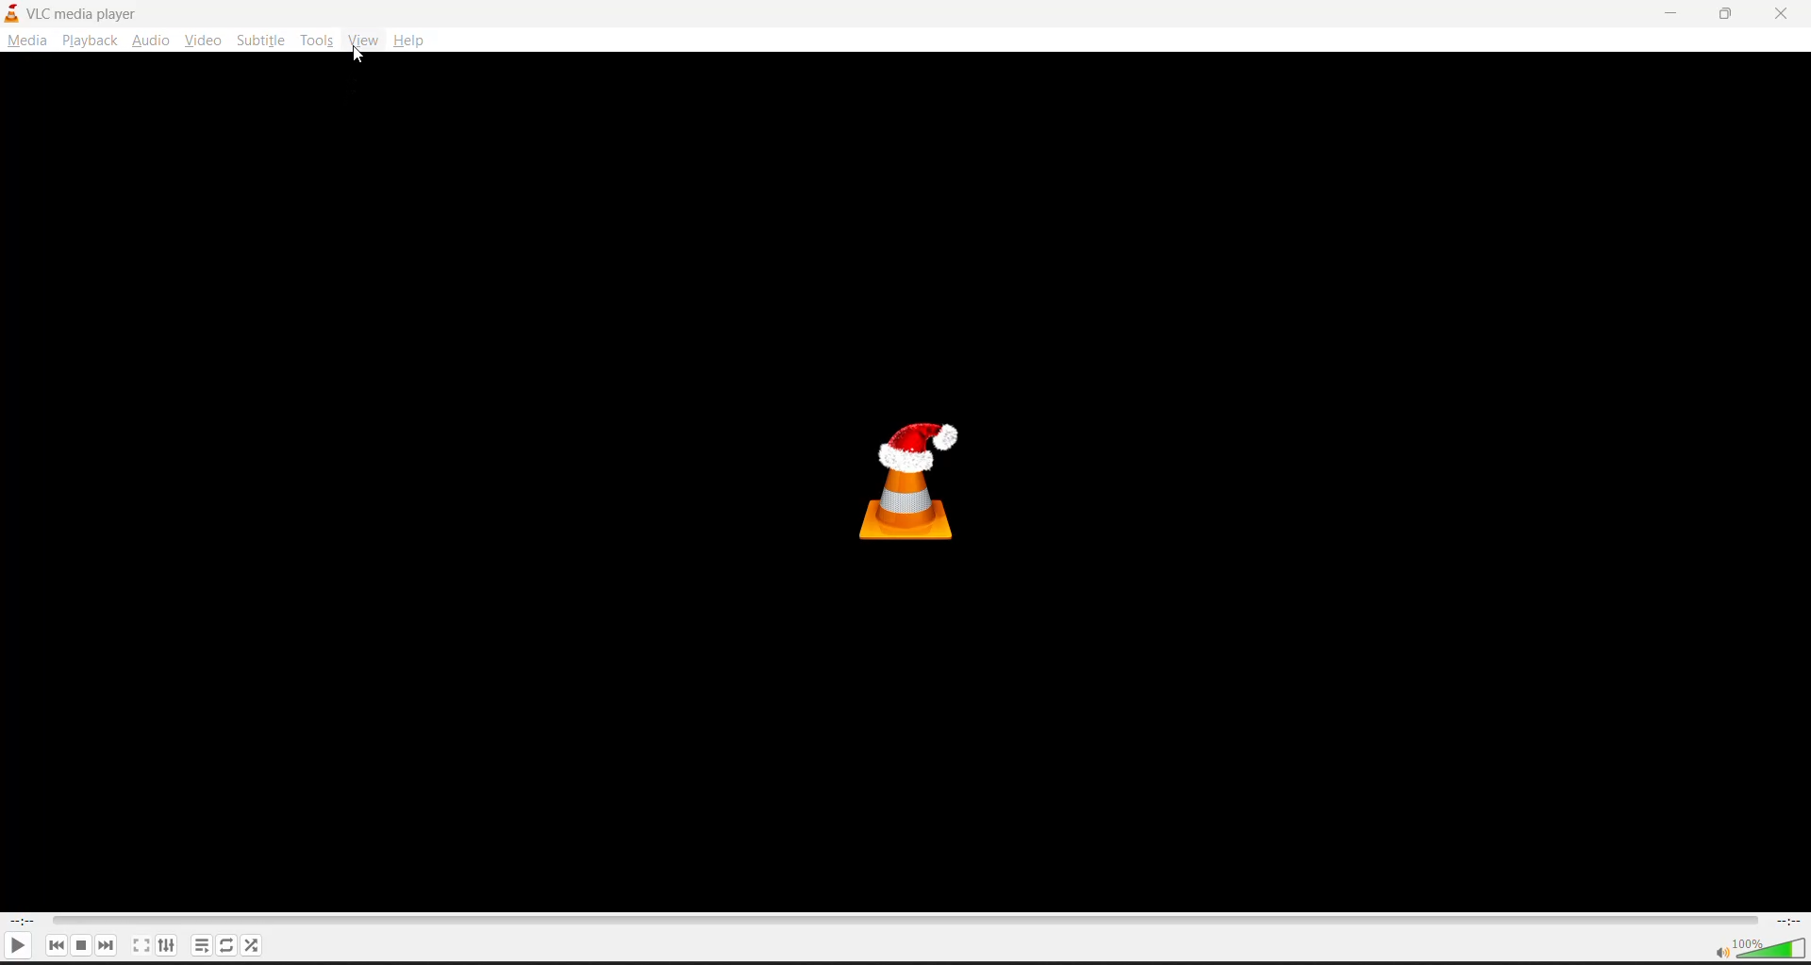 This screenshot has width=1811, height=965. Describe the element at coordinates (260, 40) in the screenshot. I see `subtitle` at that location.